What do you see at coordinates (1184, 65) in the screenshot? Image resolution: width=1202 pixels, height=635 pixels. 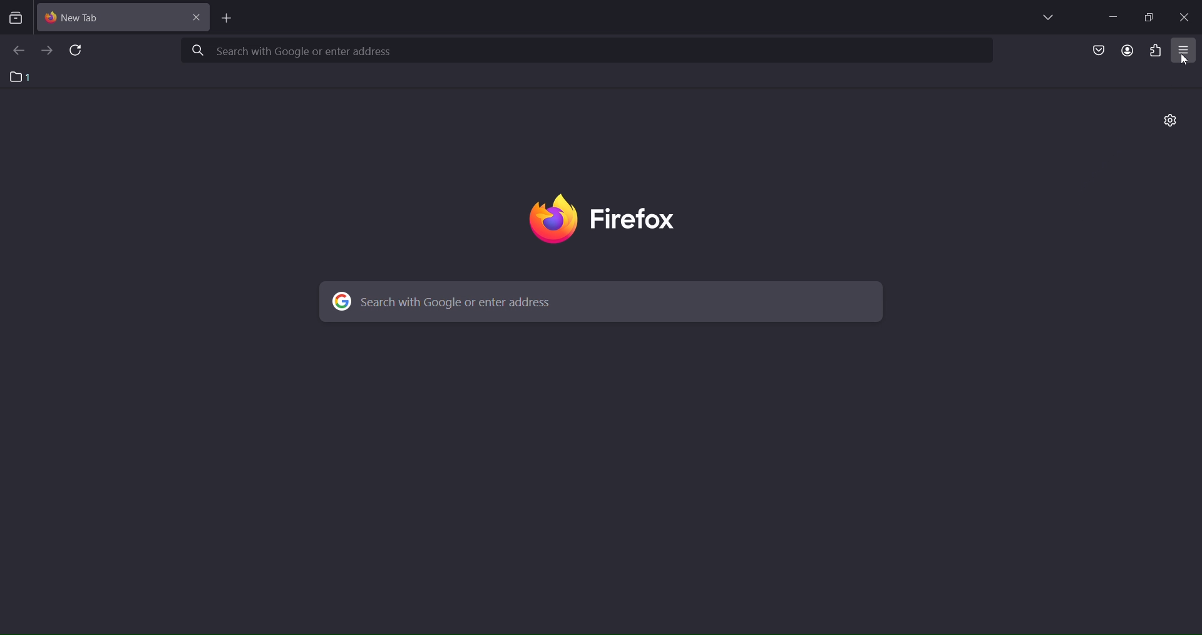 I see `cursor` at bounding box center [1184, 65].